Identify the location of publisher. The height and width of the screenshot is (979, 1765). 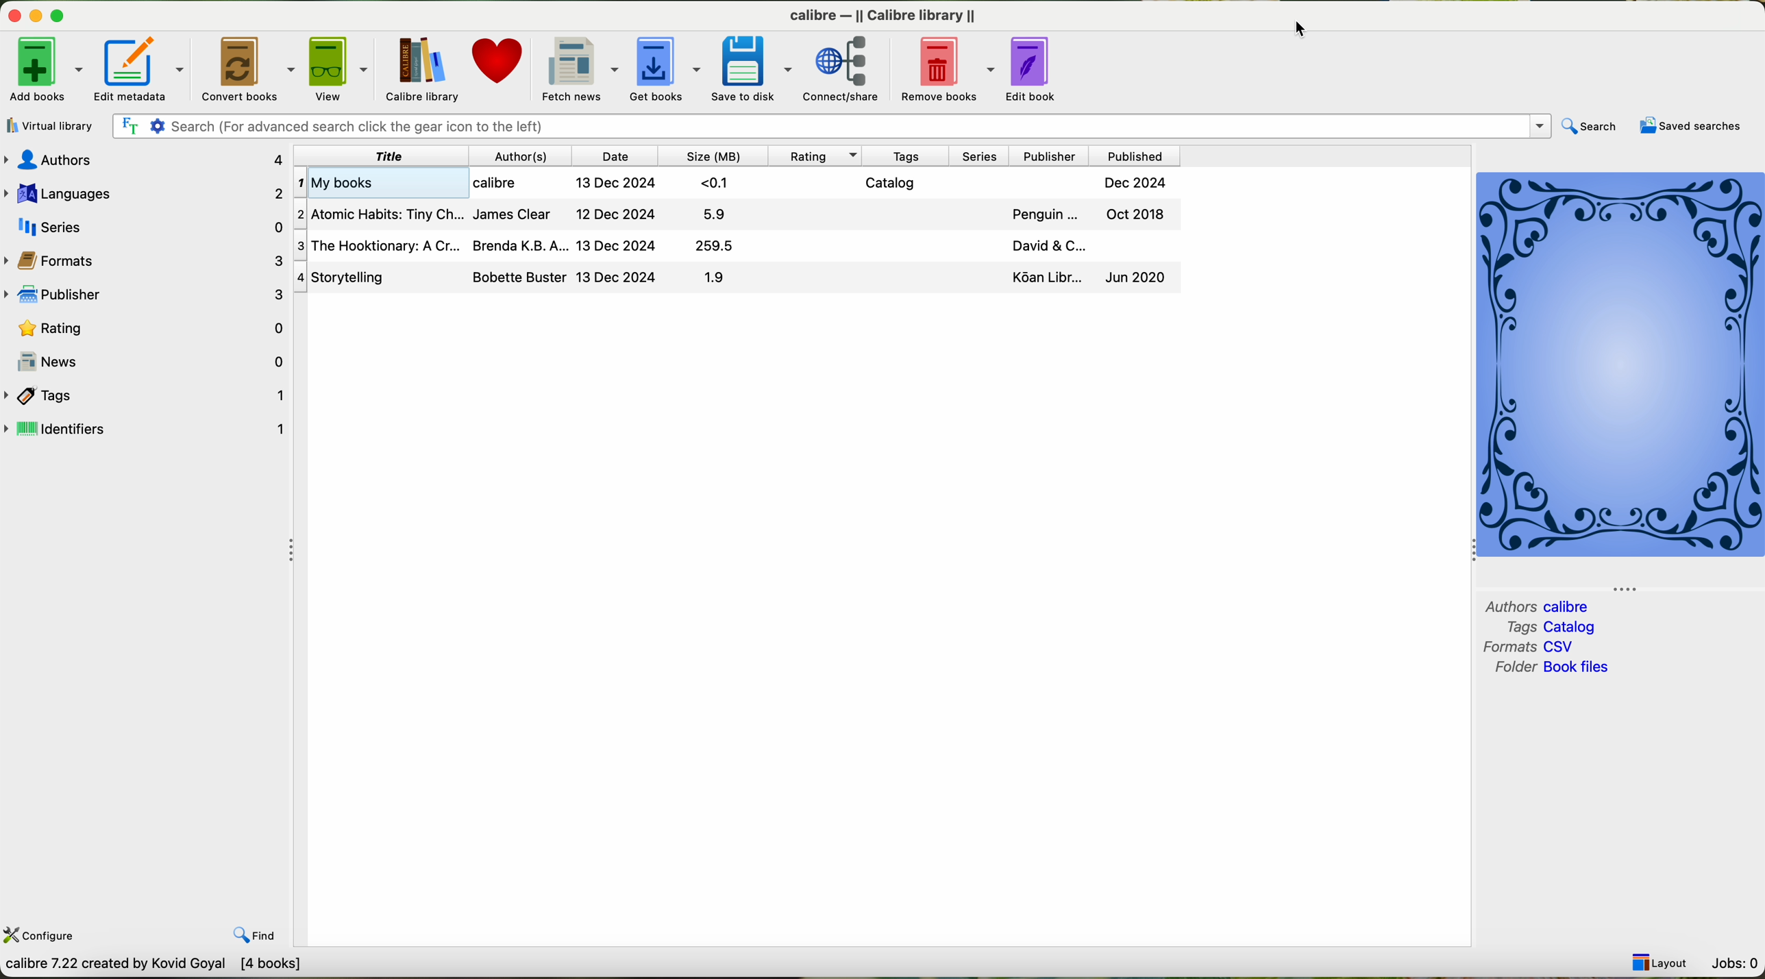
(1049, 157).